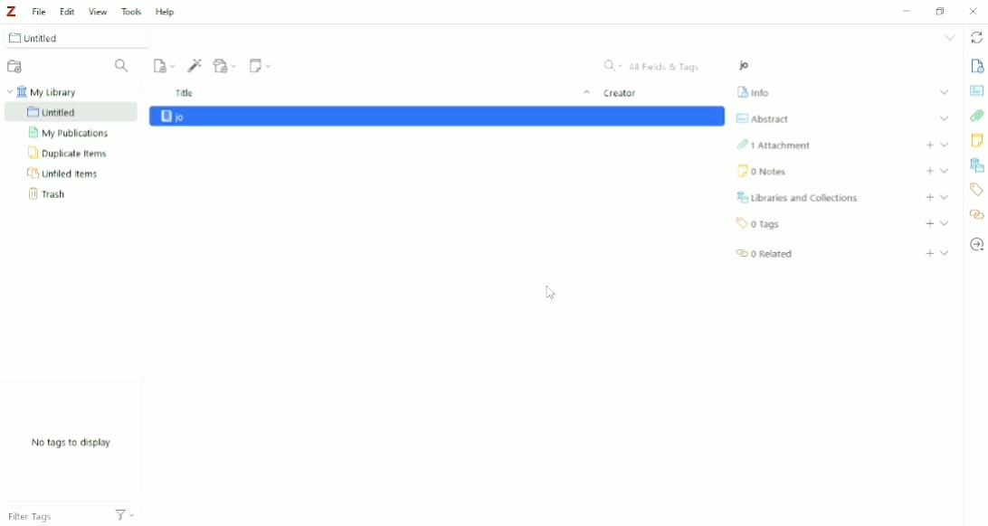 The width and height of the screenshot is (988, 526). Describe the element at coordinates (946, 171) in the screenshot. I see `Expand Section` at that location.